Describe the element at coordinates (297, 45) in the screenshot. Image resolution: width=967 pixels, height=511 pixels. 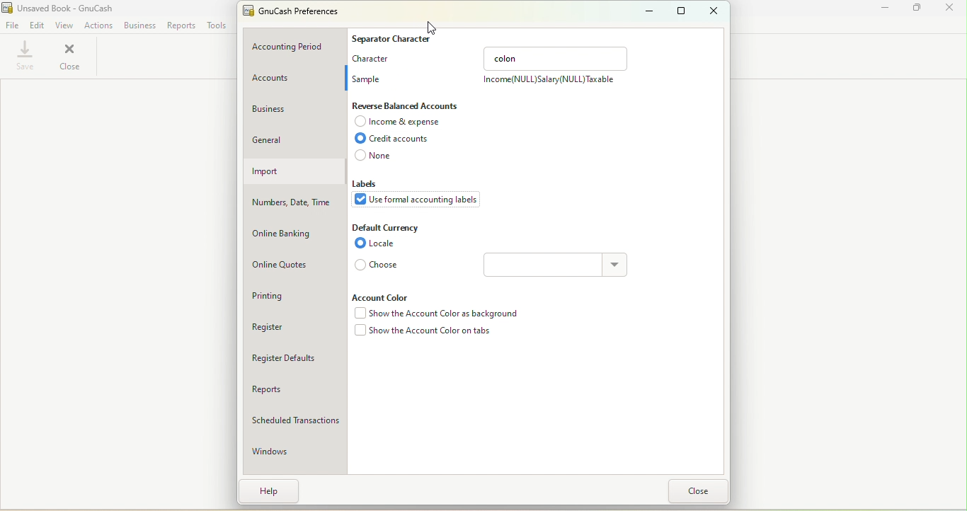
I see `Accounting period` at that location.